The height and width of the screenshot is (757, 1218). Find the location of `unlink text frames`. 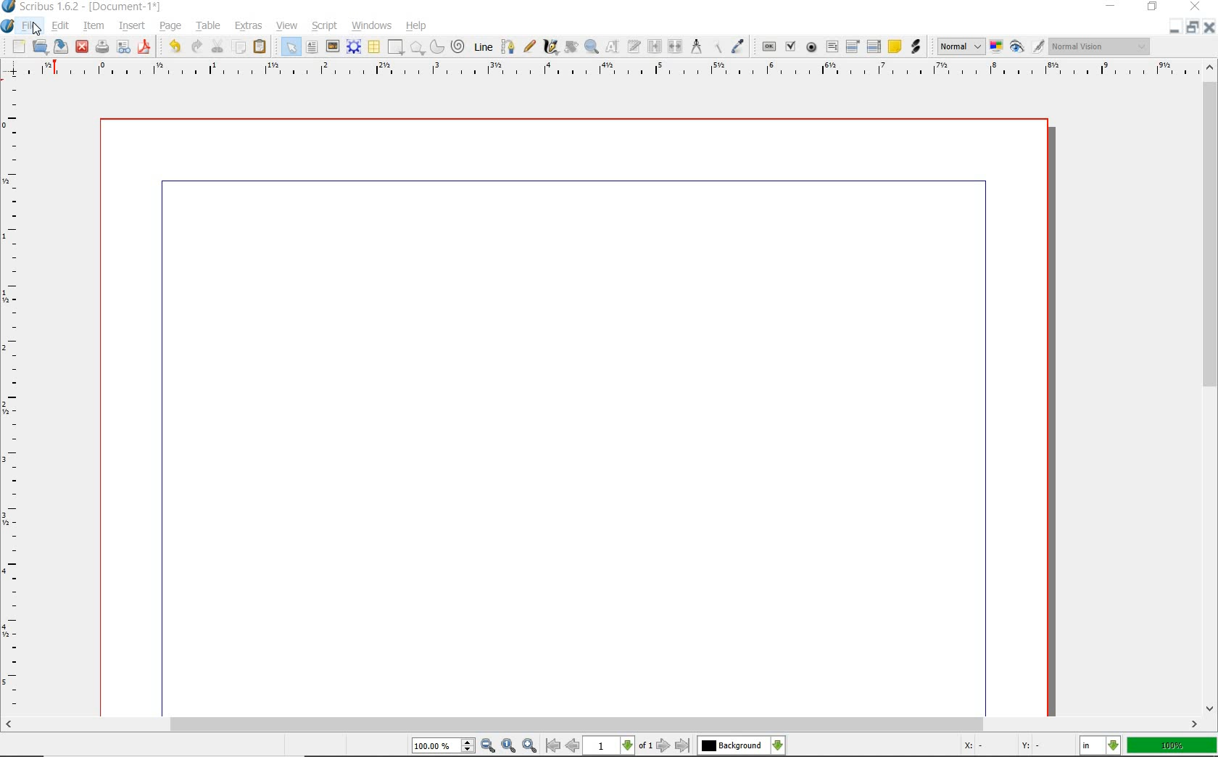

unlink text frames is located at coordinates (674, 48).